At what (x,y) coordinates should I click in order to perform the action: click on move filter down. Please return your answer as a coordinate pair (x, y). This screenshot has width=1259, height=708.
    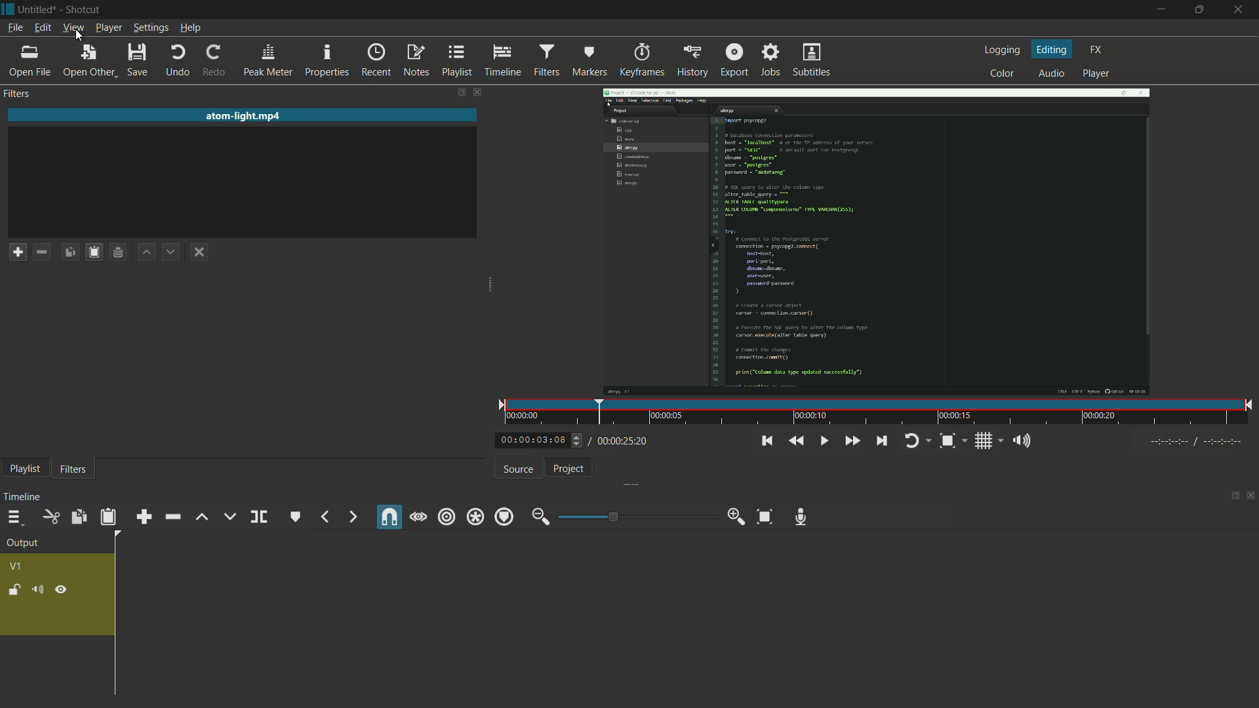
    Looking at the image, I should click on (172, 252).